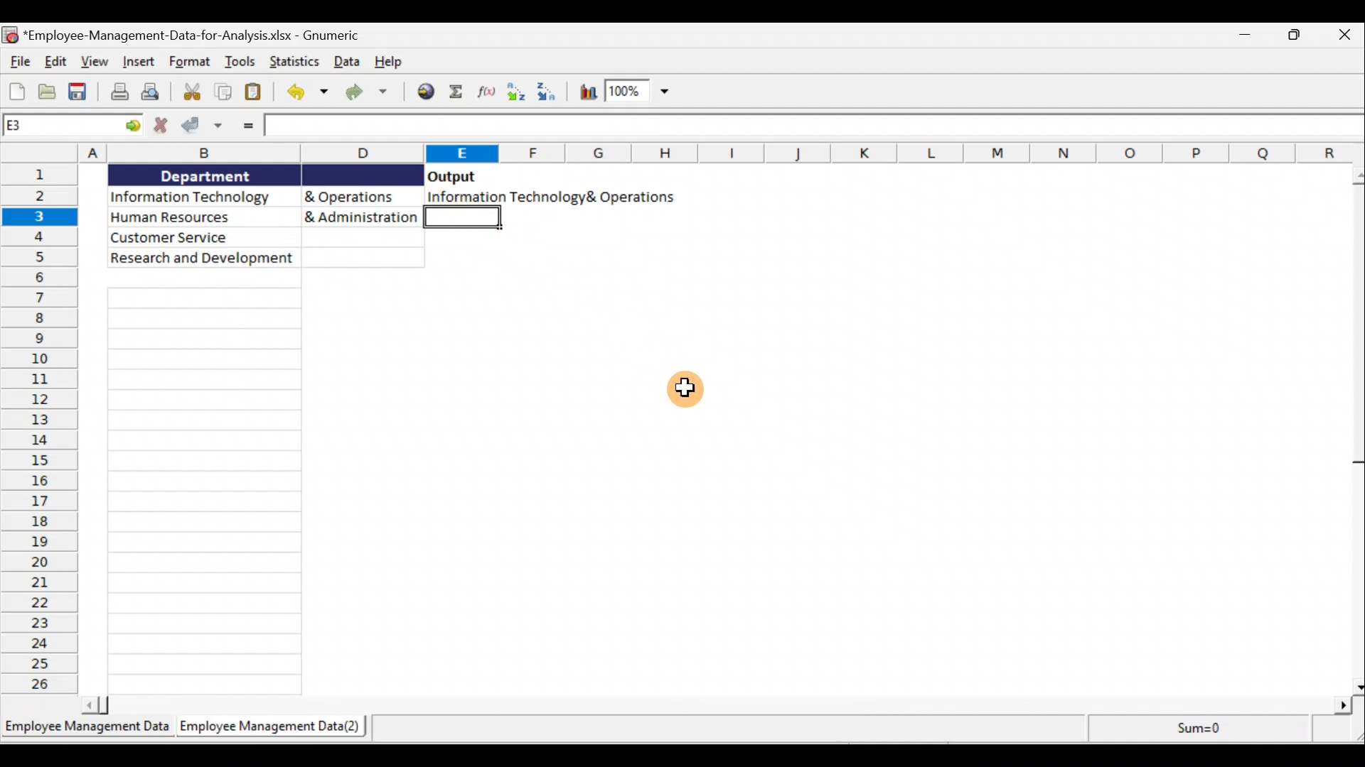 This screenshot has width=1365, height=767. What do you see at coordinates (16, 89) in the screenshot?
I see `Create a new workbook` at bounding box center [16, 89].